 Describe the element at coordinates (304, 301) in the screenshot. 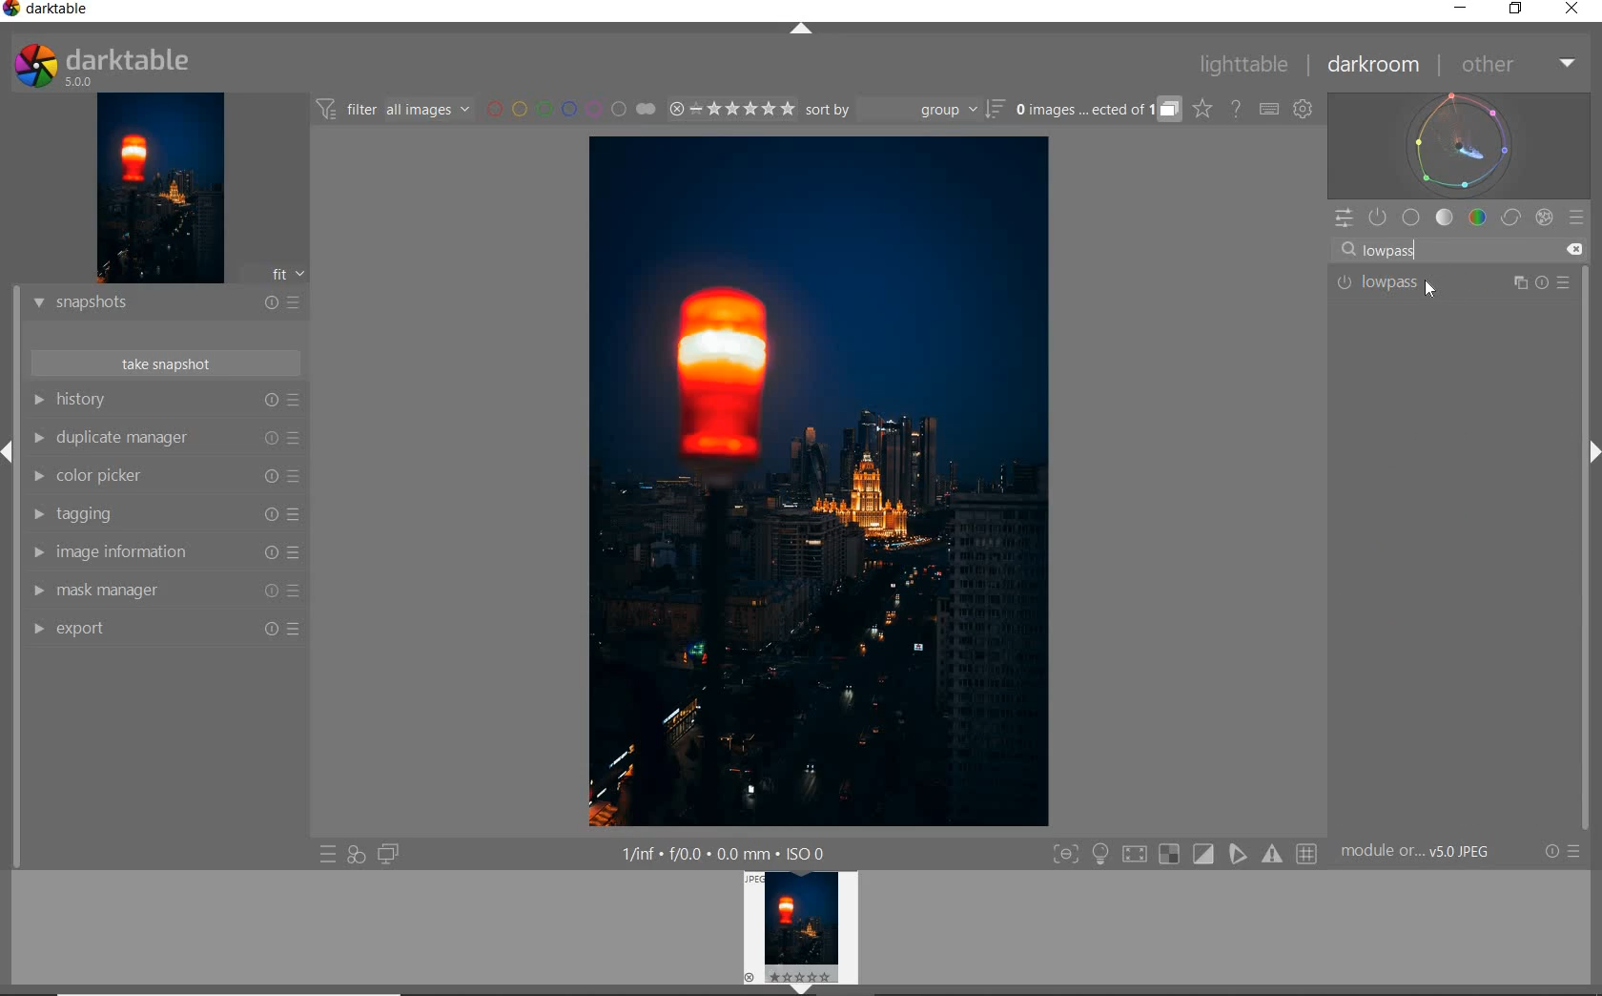

I see `Preset and reset` at that location.